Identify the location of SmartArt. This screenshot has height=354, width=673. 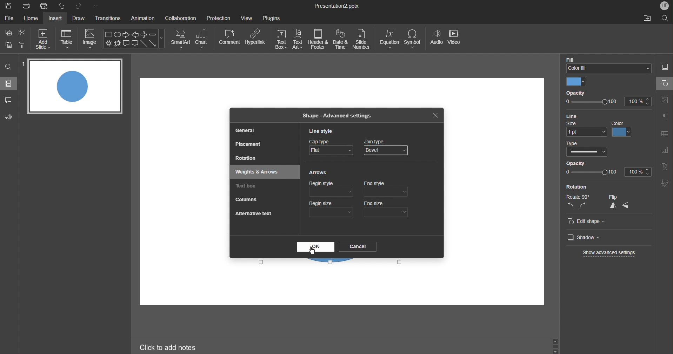
(181, 39).